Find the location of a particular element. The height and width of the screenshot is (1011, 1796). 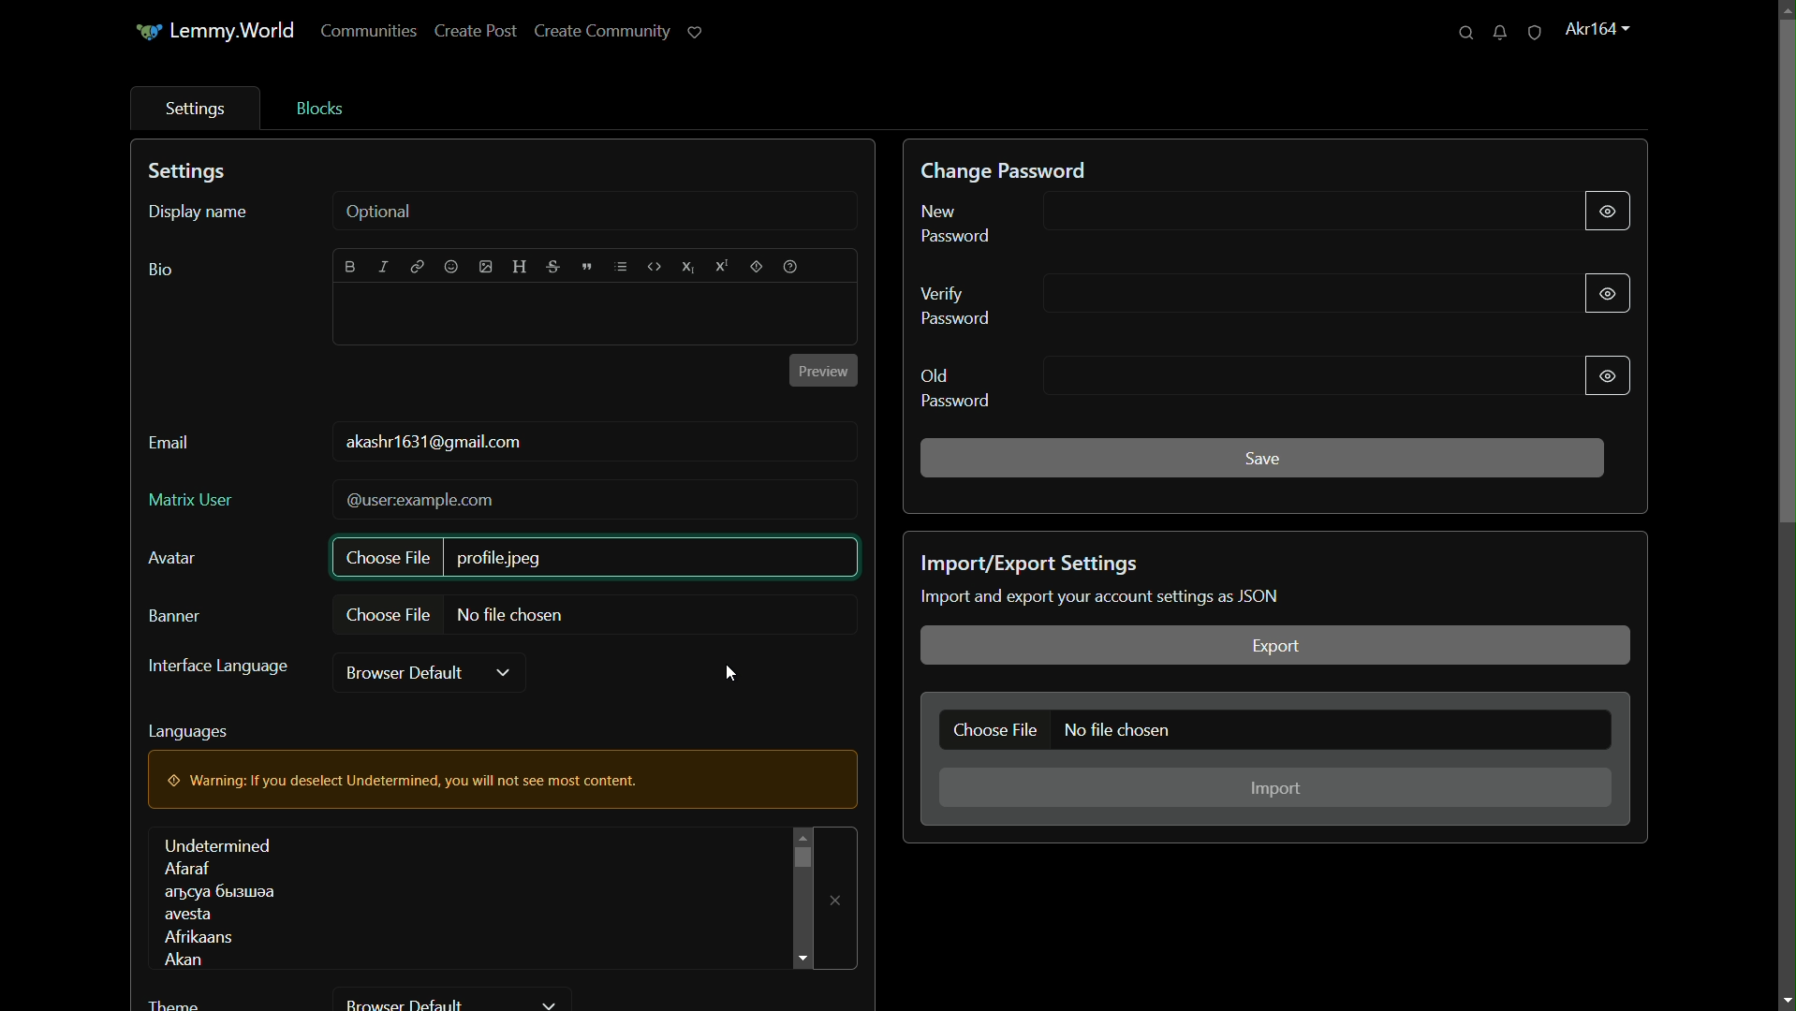

optional is located at coordinates (381, 212).